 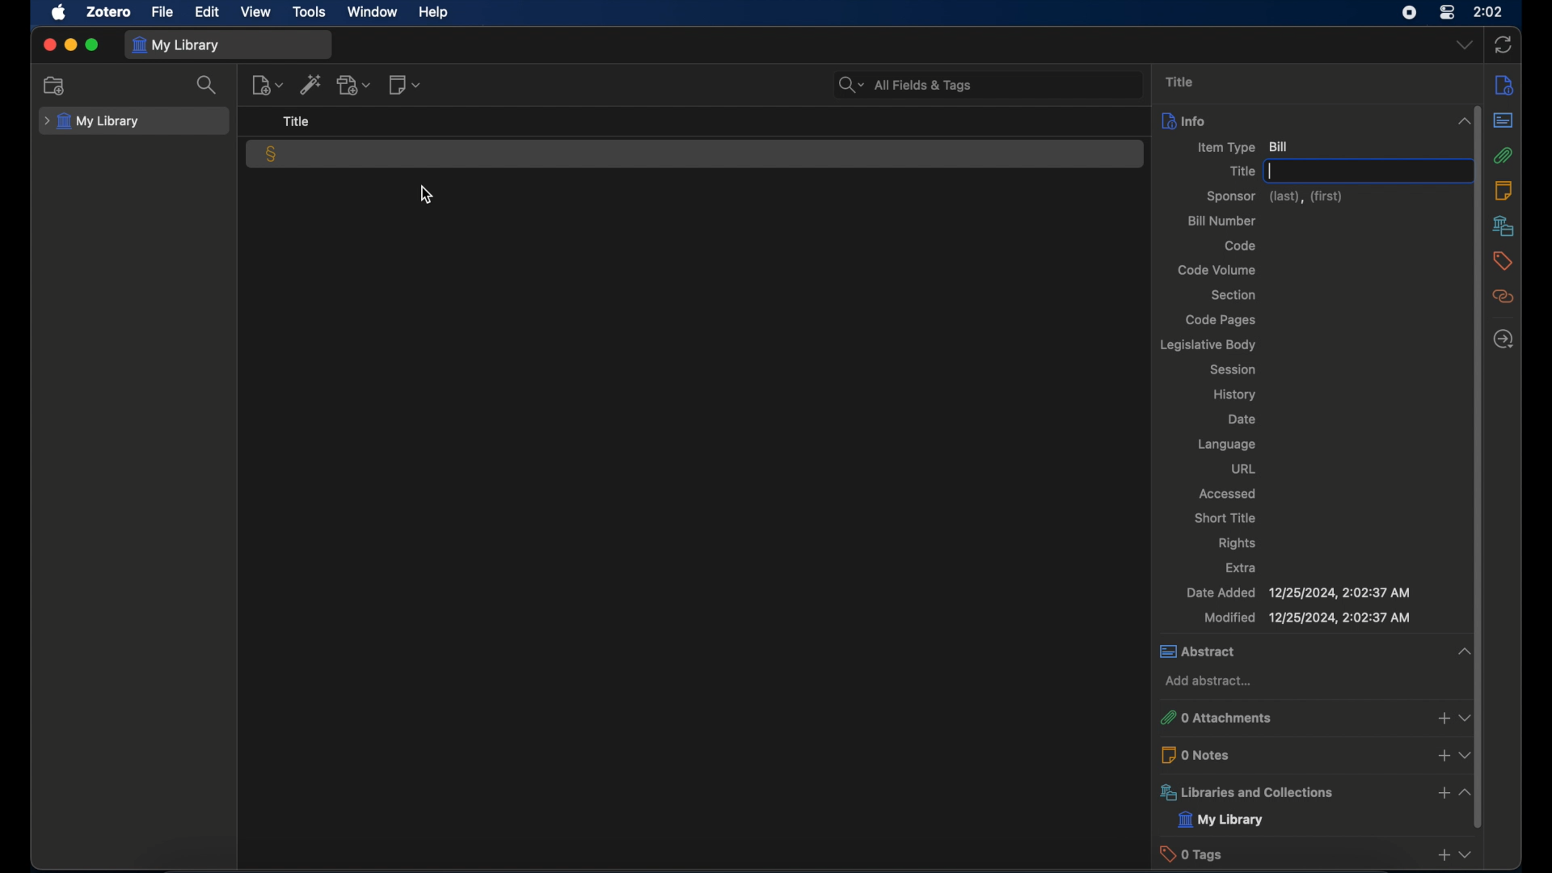 I want to click on title, so click(x=1179, y=82).